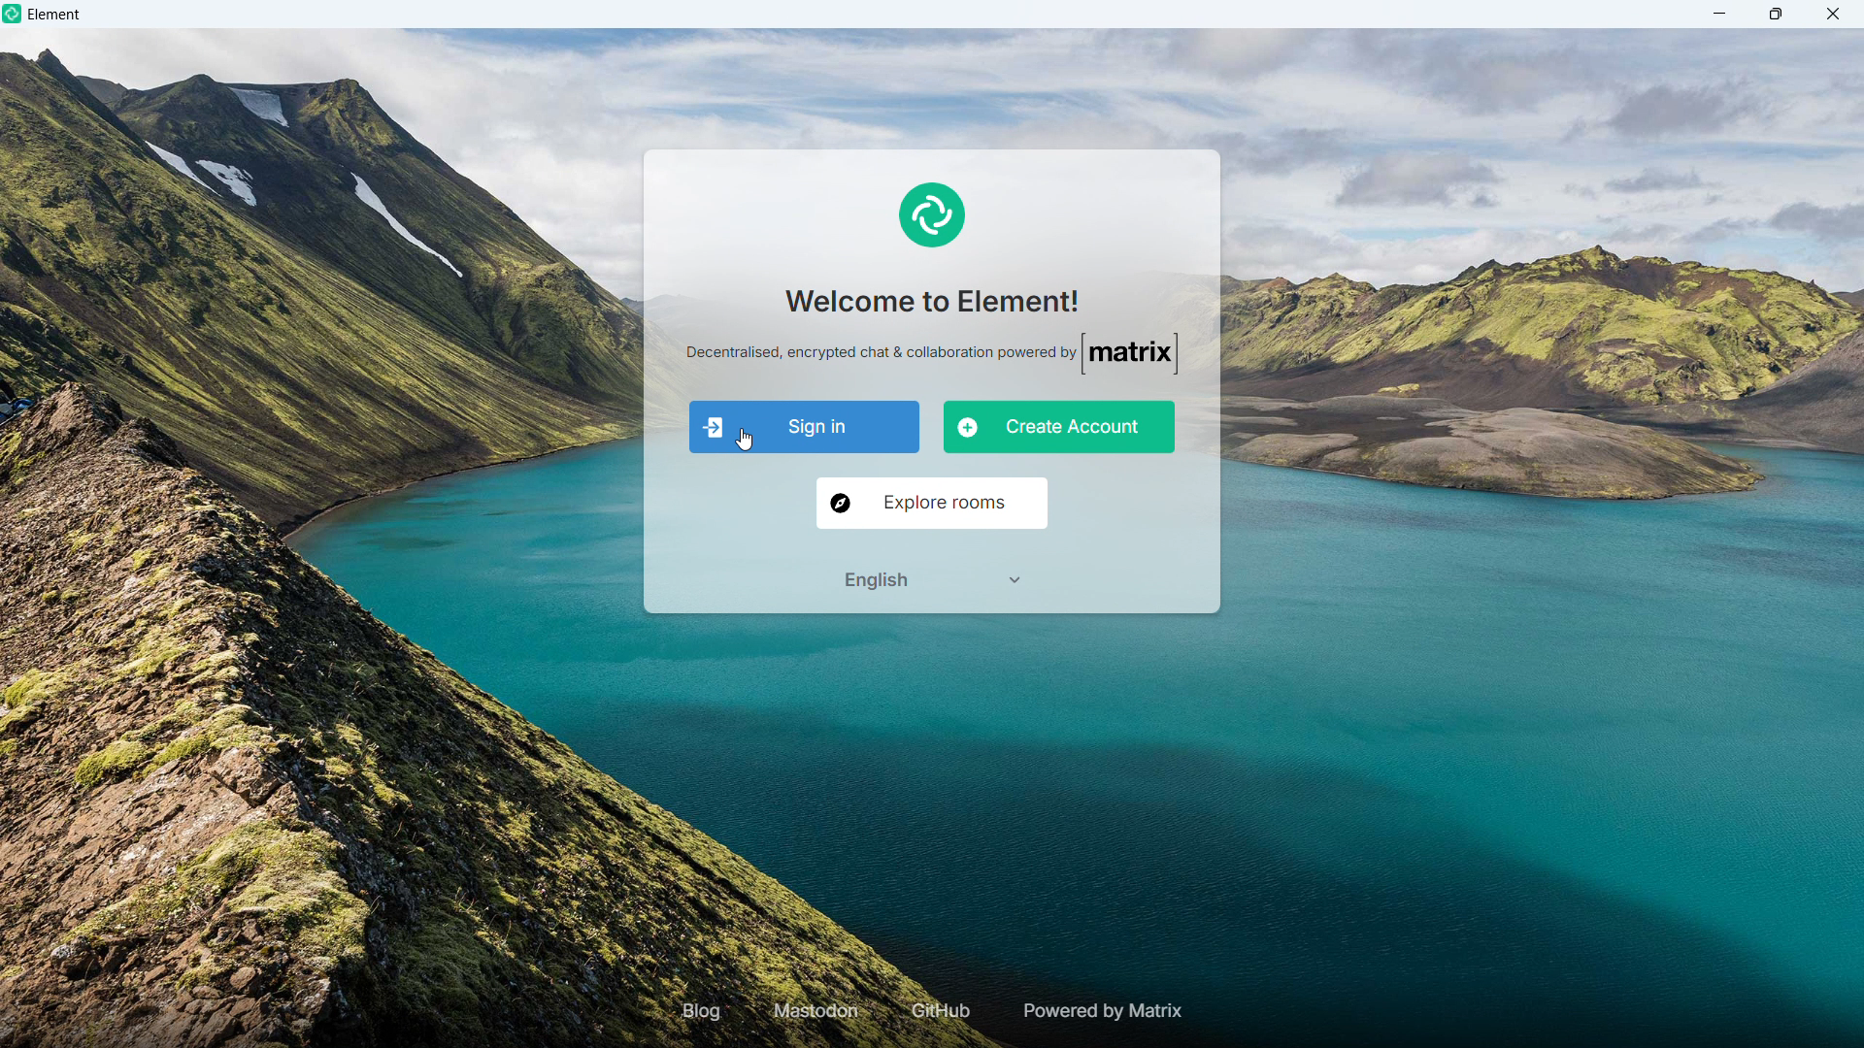  Describe the element at coordinates (804, 427) in the screenshot. I see `Sign in ` at that location.